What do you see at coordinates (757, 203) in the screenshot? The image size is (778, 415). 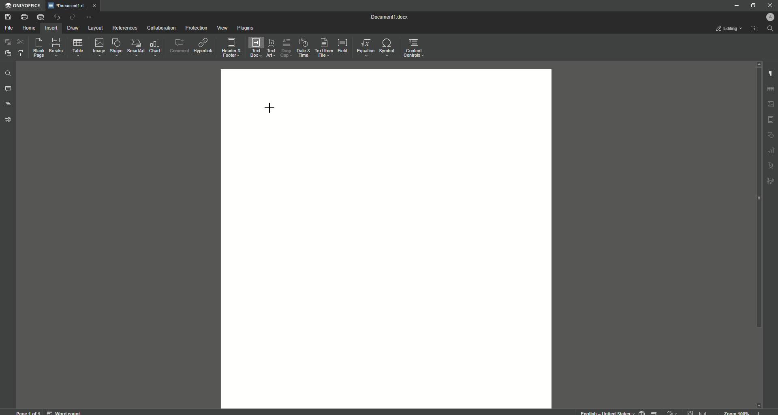 I see `Scroll` at bounding box center [757, 203].